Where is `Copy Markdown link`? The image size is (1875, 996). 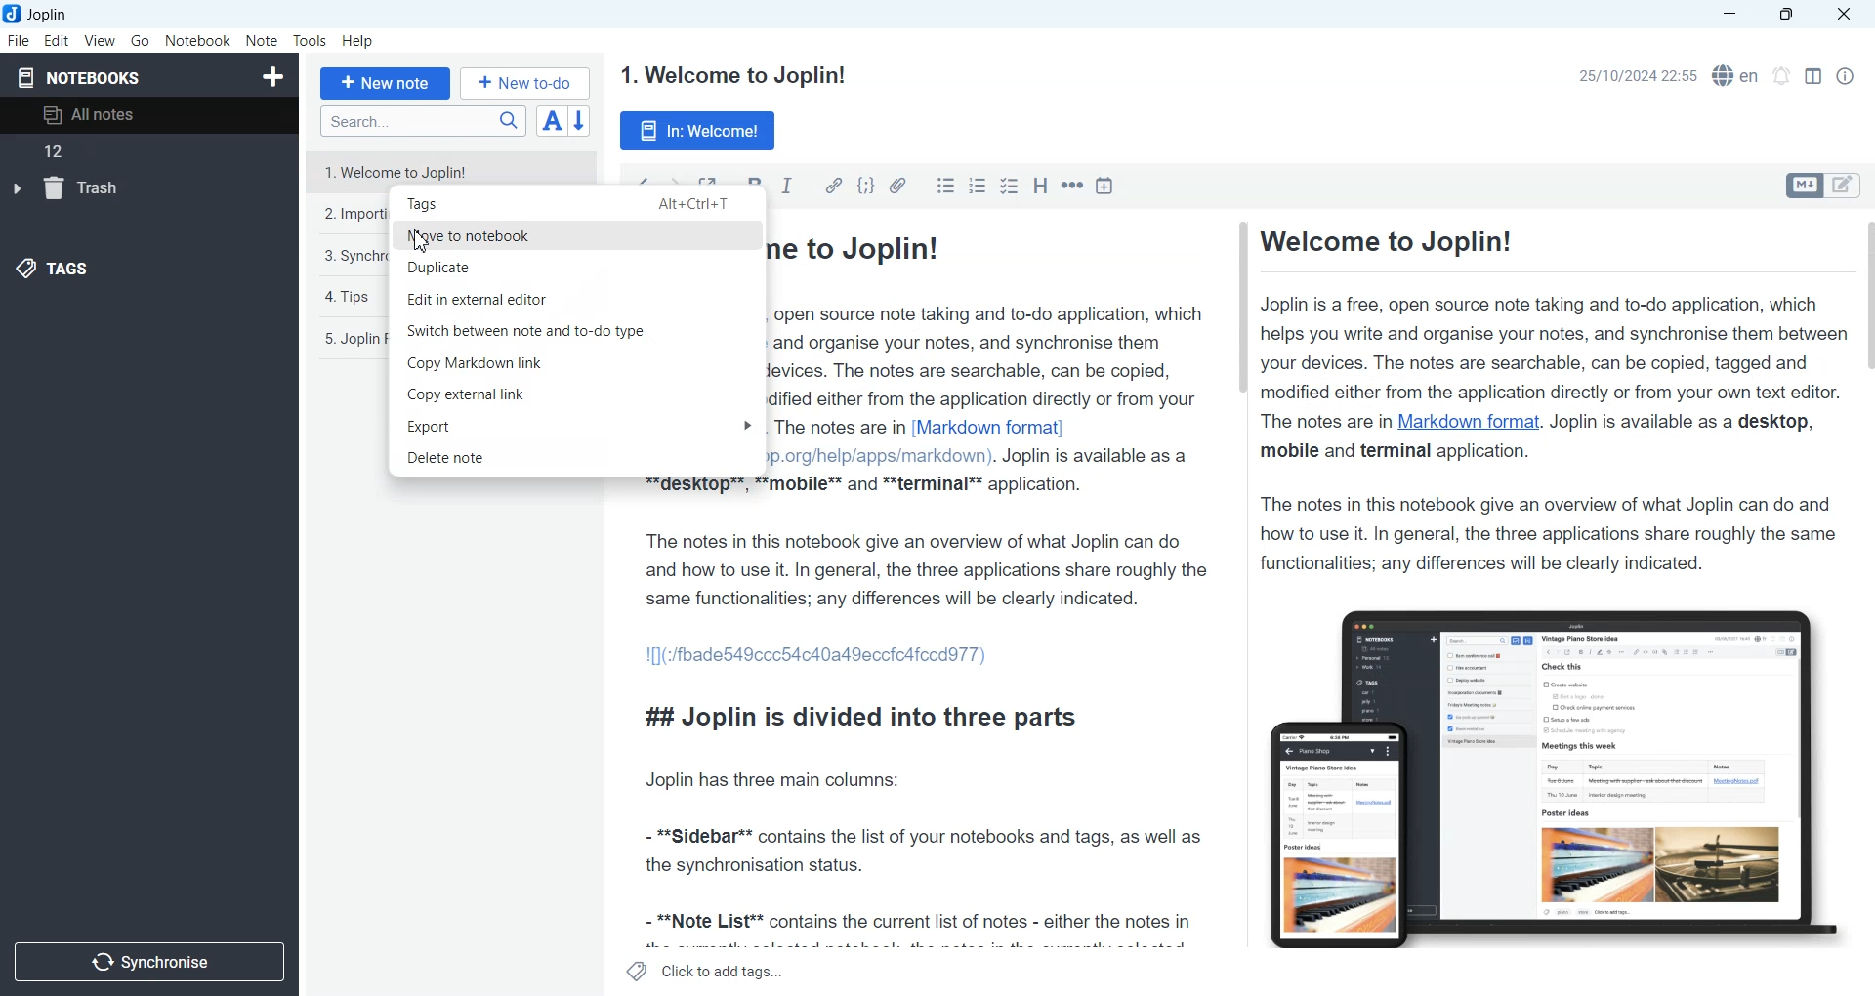
Copy Markdown link is located at coordinates (577, 363).